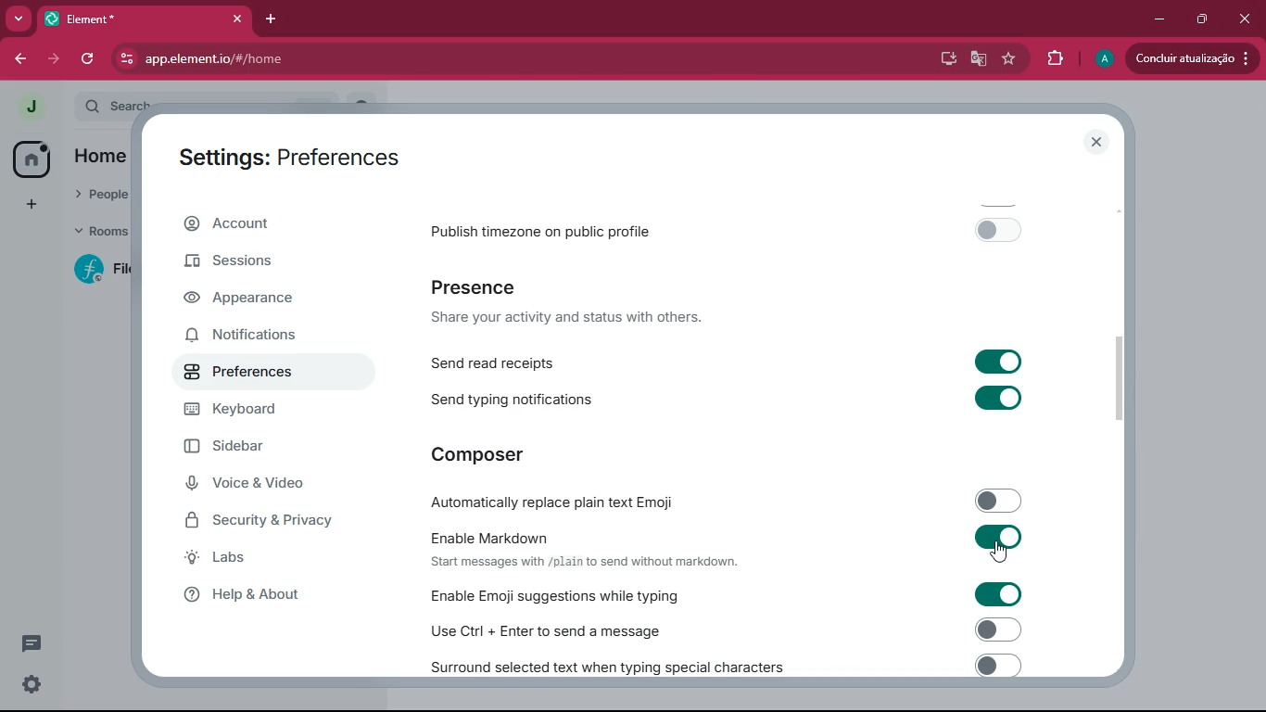 This screenshot has height=712, width=1266. I want to click on sessions, so click(235, 267).